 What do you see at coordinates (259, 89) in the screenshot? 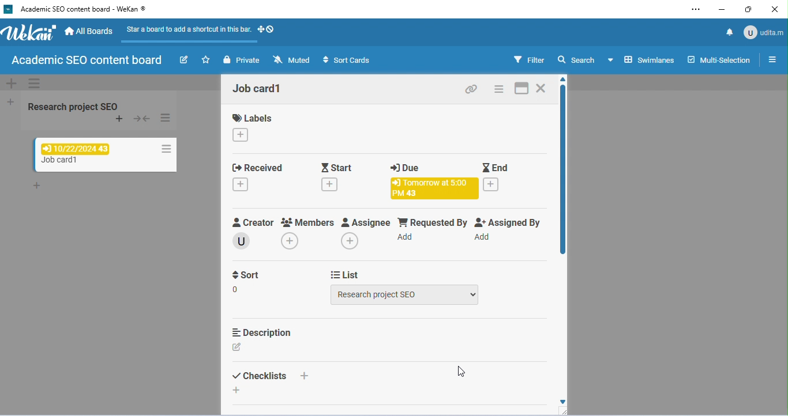
I see `card name` at bounding box center [259, 89].